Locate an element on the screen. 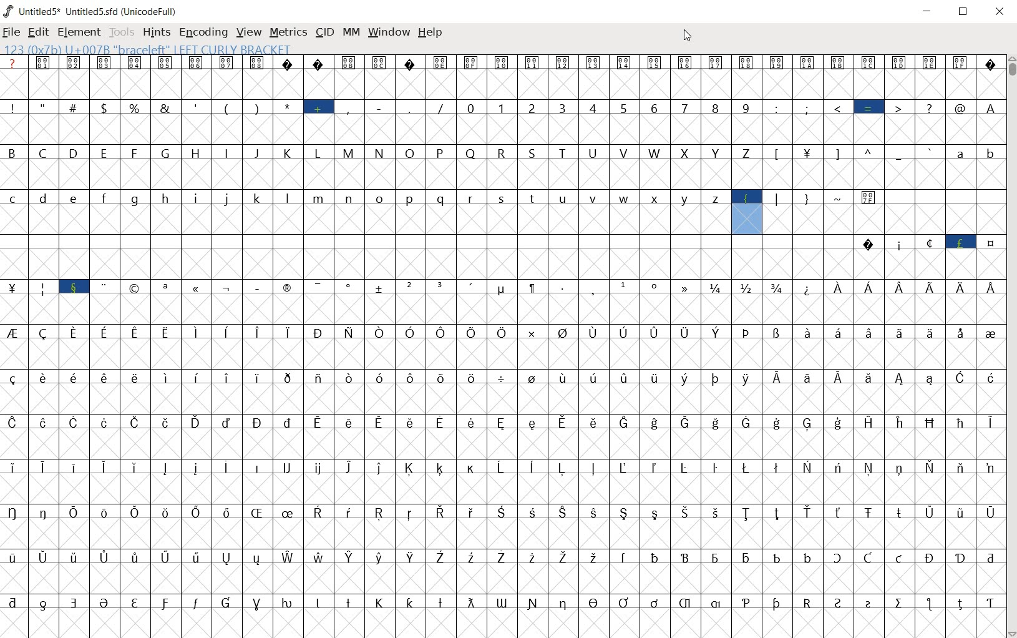 The height and width of the screenshot is (638, 1017). MINIMIZE is located at coordinates (928, 11).